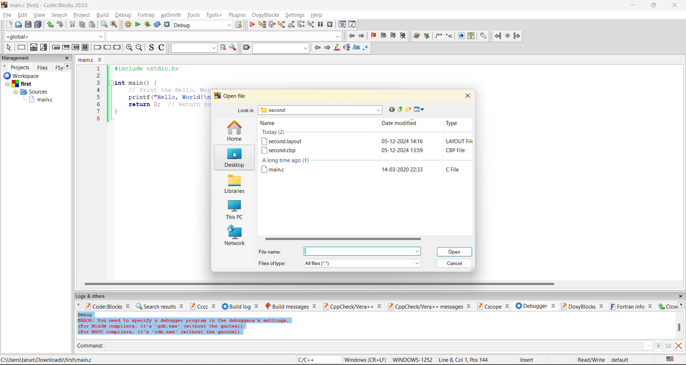 Image resolution: width=686 pixels, height=365 pixels. Describe the element at coordinates (456, 252) in the screenshot. I see `open` at that location.